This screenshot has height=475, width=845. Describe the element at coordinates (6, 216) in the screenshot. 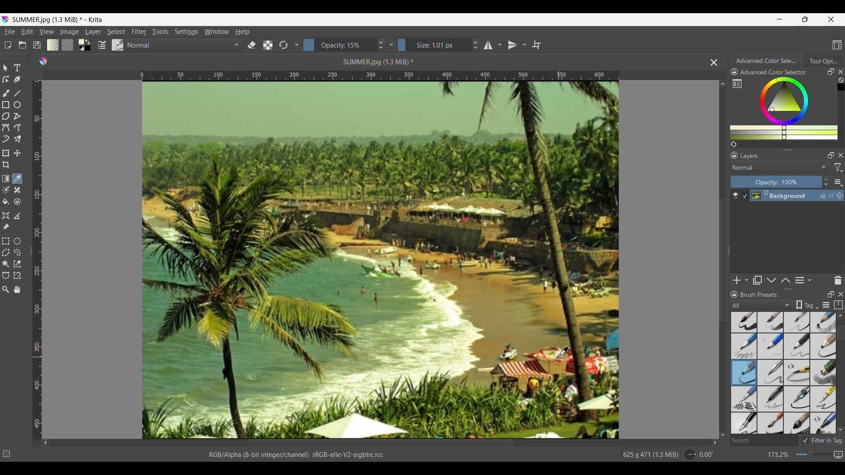

I see `Assistant tool` at that location.